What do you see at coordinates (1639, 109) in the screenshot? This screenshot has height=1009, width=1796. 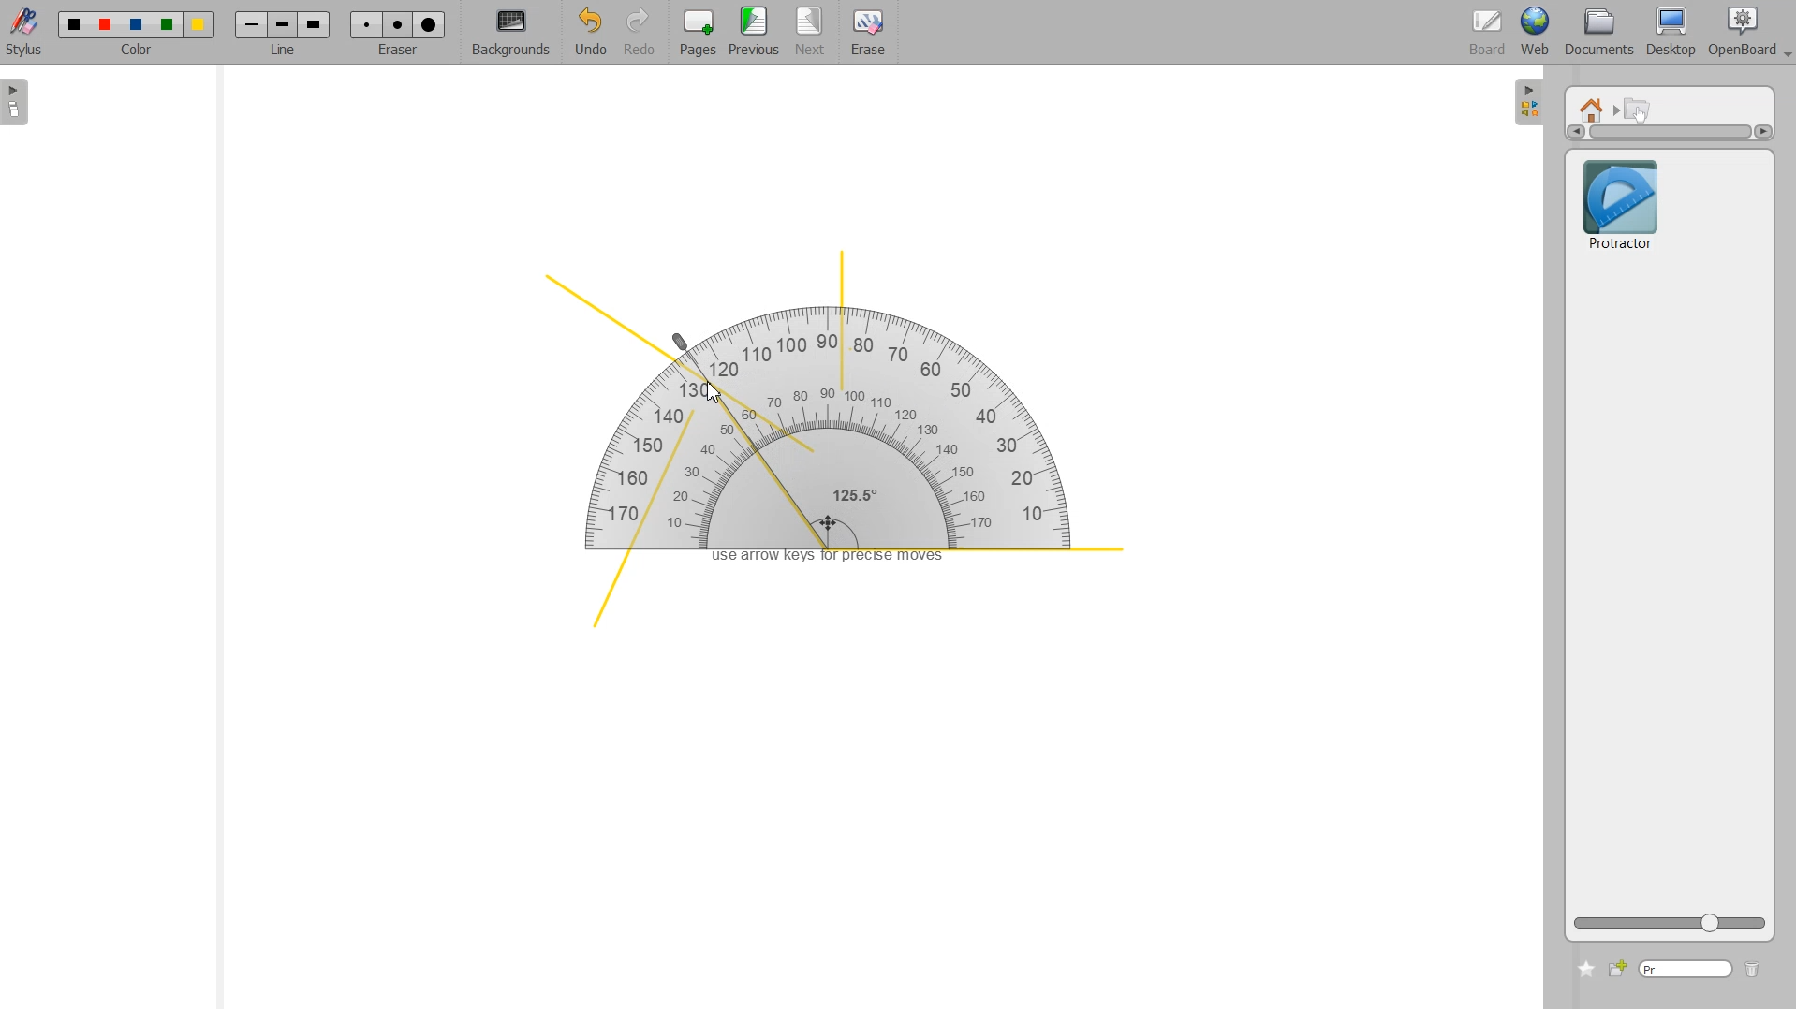 I see `Interactive` at bounding box center [1639, 109].